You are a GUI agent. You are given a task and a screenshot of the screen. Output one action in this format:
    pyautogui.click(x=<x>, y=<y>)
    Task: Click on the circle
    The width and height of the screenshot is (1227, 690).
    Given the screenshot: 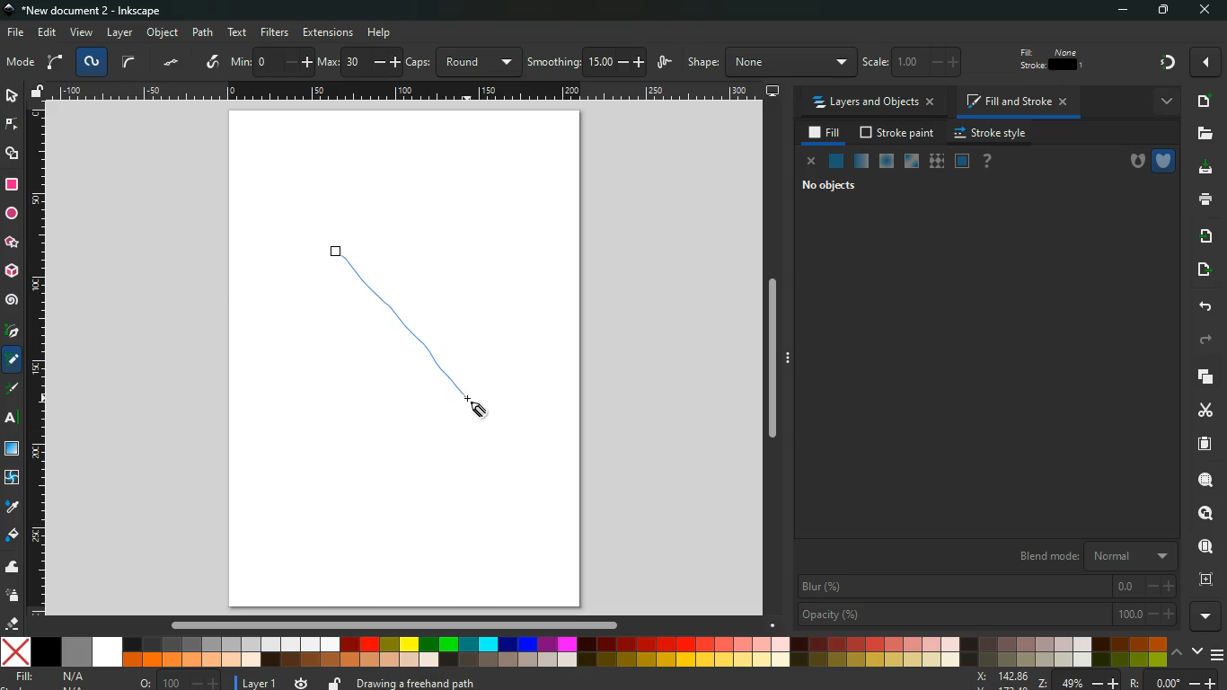 What is the action you would take?
    pyautogui.click(x=11, y=215)
    